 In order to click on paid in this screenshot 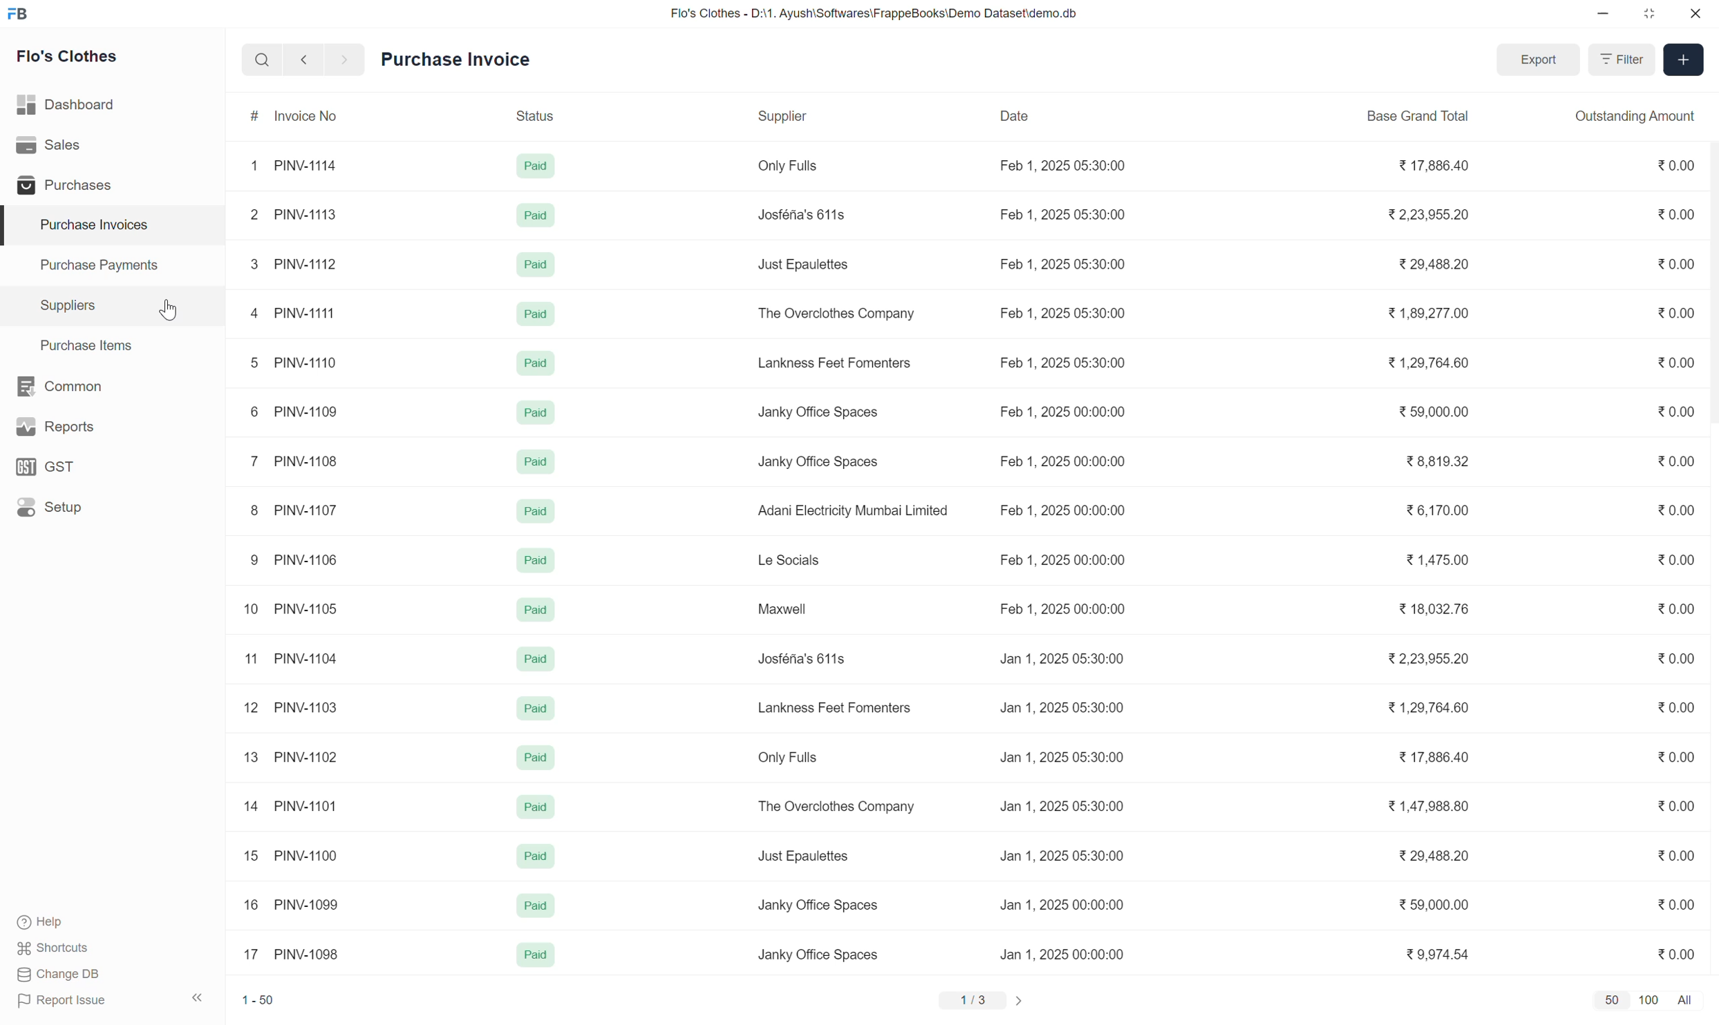, I will do `click(534, 510)`.